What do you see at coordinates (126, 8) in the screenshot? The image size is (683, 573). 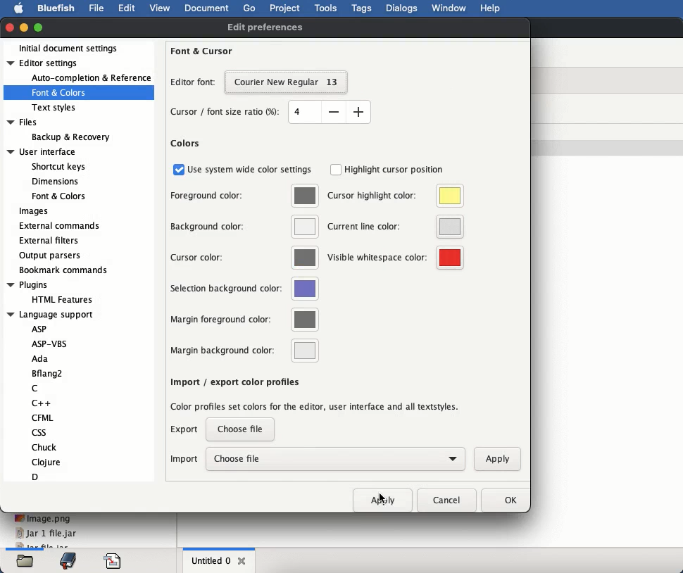 I see `edit` at bounding box center [126, 8].